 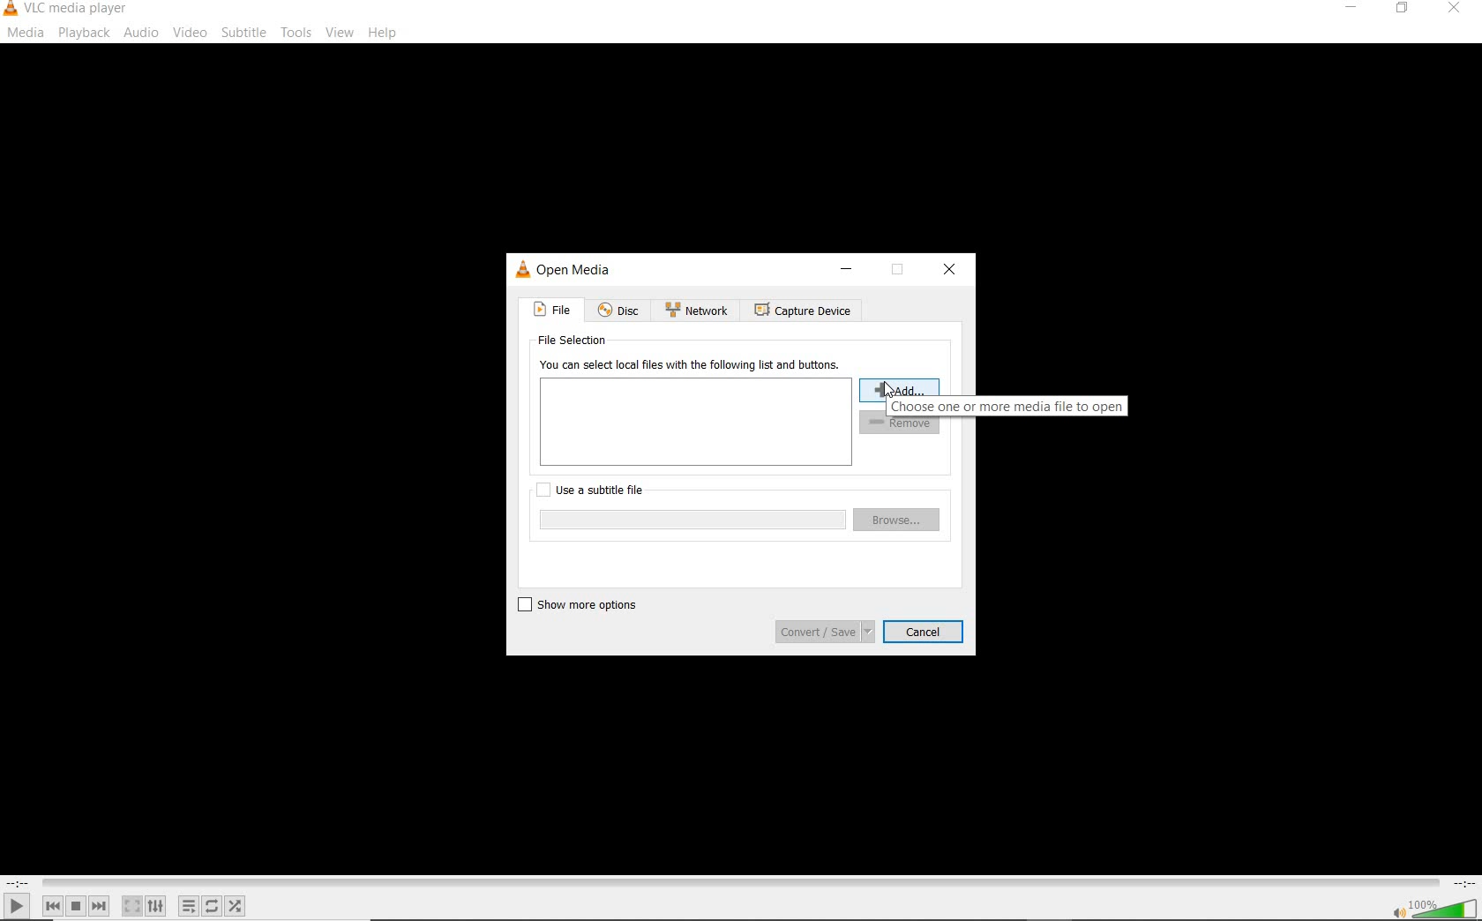 What do you see at coordinates (897, 272) in the screenshot?
I see `restore down` at bounding box center [897, 272].